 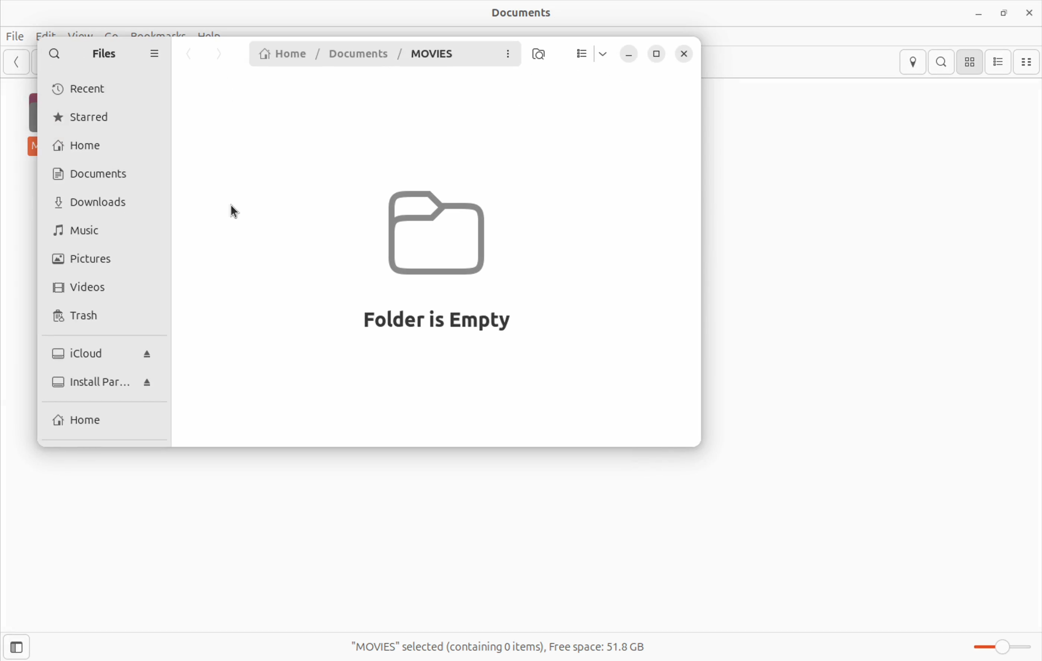 I want to click on search, so click(x=54, y=53).